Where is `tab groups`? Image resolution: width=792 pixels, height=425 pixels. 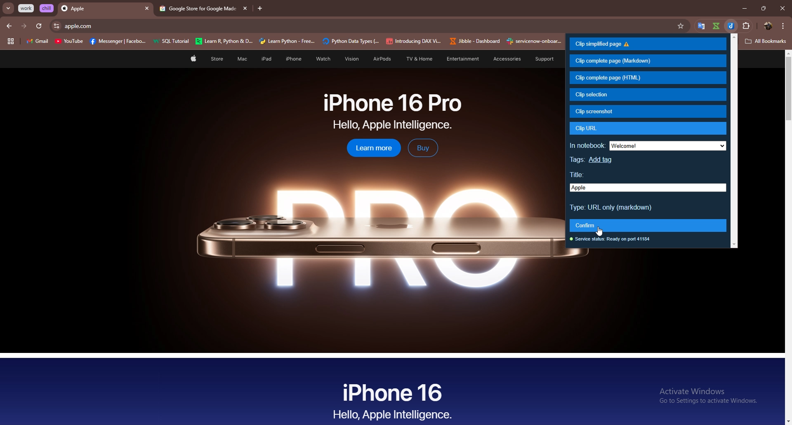
tab groups is located at coordinates (10, 42).